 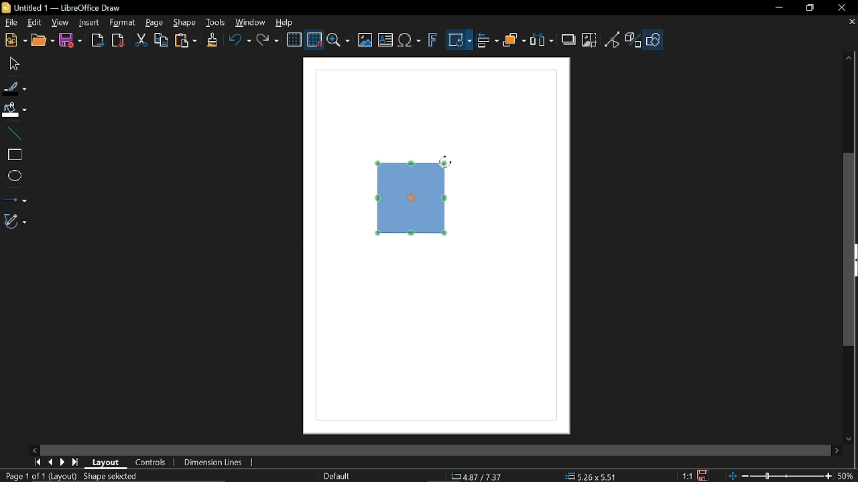 I want to click on Arrange, so click(x=514, y=42).